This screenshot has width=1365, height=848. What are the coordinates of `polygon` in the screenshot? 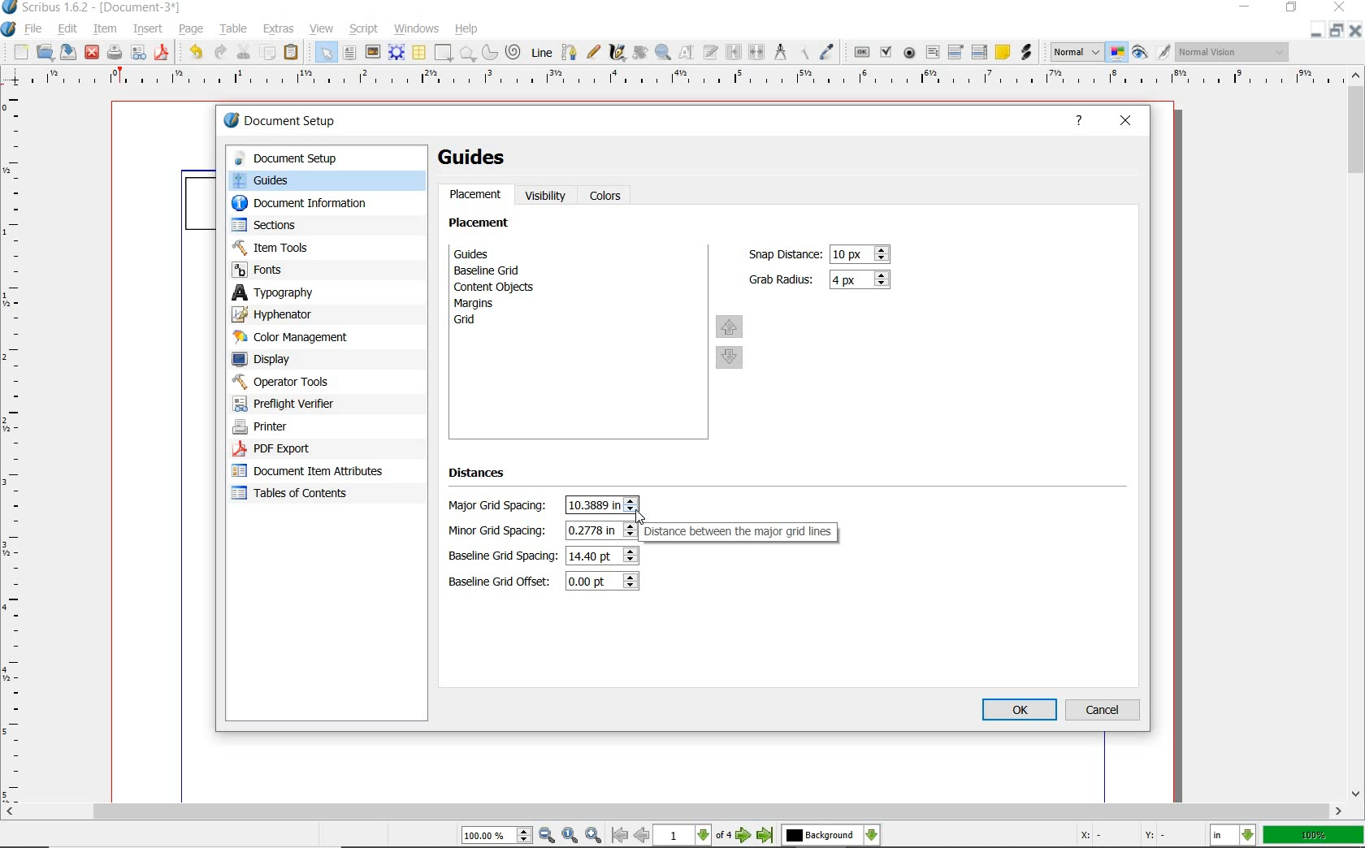 It's located at (466, 54).